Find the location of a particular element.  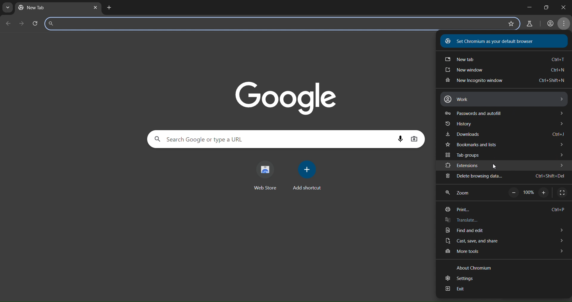

zoom in is located at coordinates (542, 193).